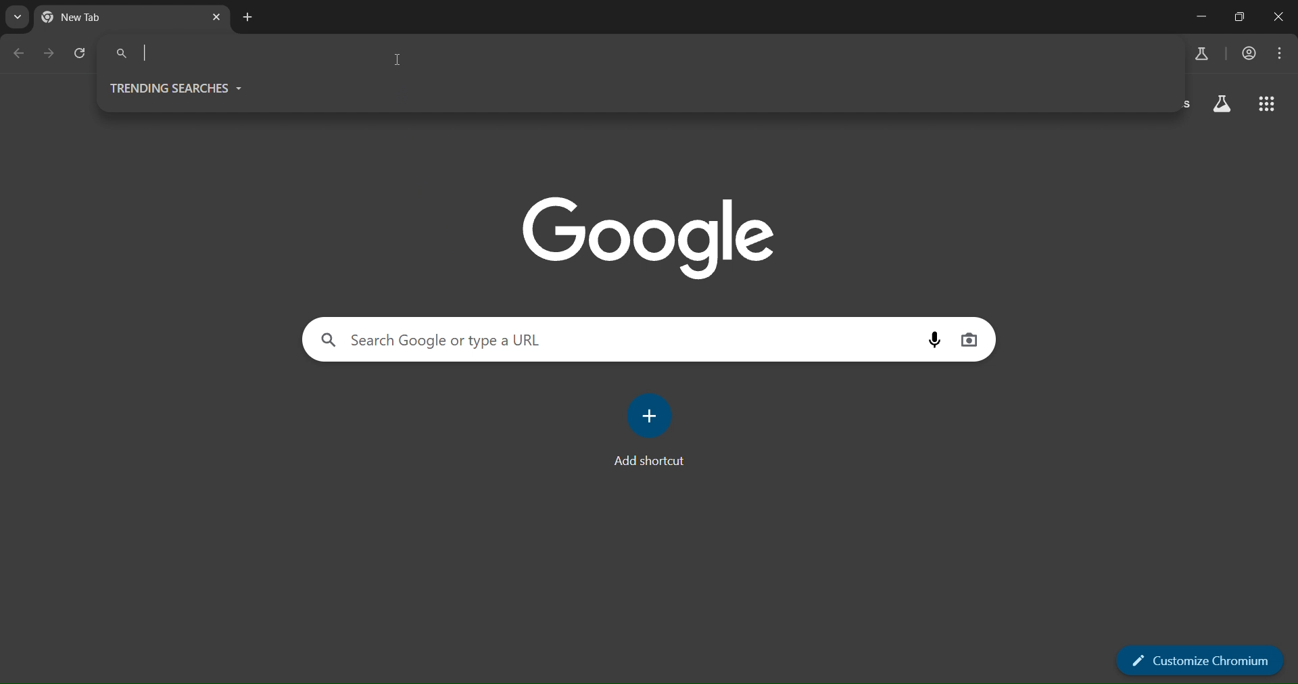 This screenshot has width=1298, height=684. I want to click on search tabs, so click(17, 17).